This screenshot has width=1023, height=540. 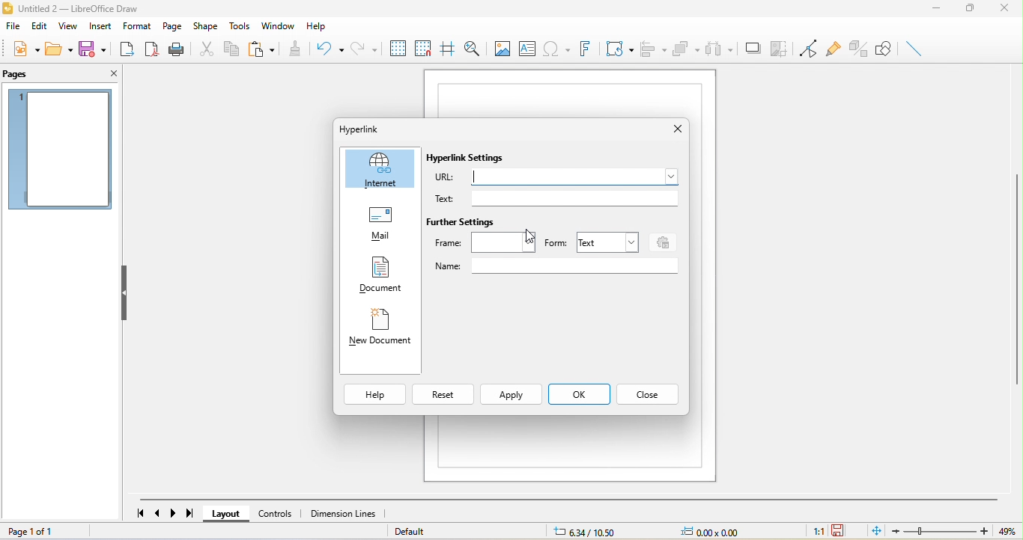 I want to click on close, so click(x=110, y=73).